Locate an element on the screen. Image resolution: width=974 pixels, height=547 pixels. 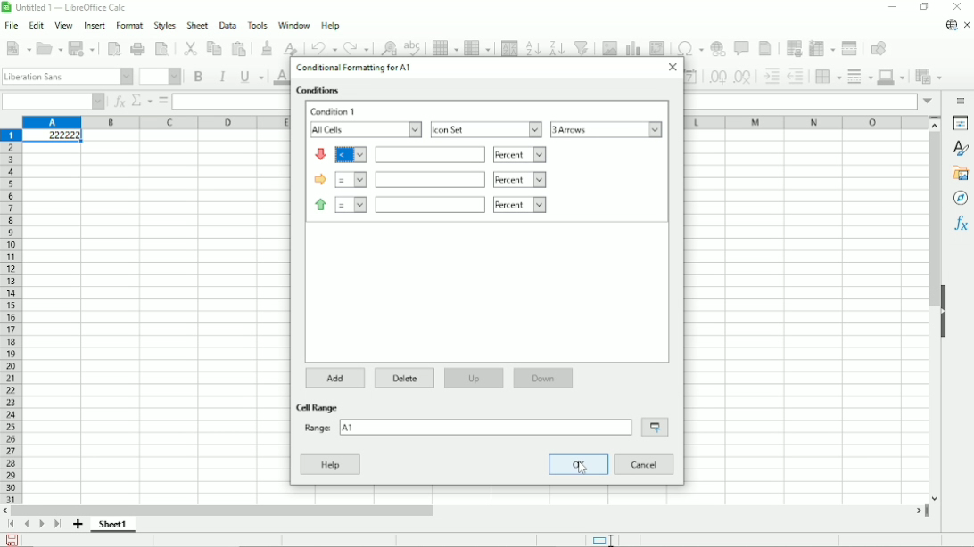
Font size is located at coordinates (159, 77).